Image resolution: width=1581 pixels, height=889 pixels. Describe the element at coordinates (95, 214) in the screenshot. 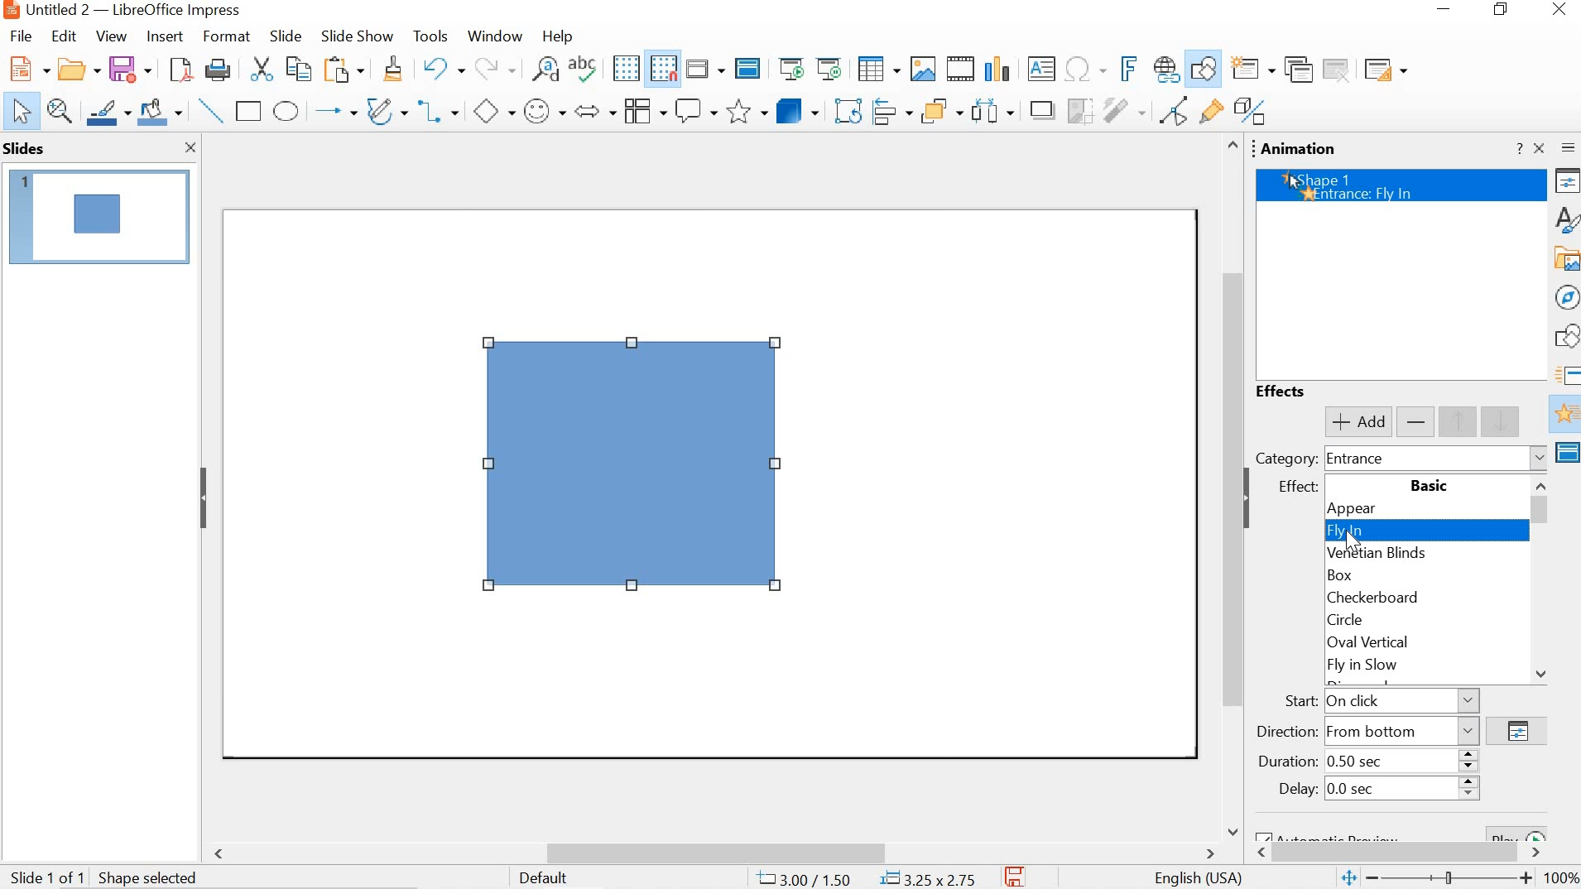

I see `object animated` at that location.